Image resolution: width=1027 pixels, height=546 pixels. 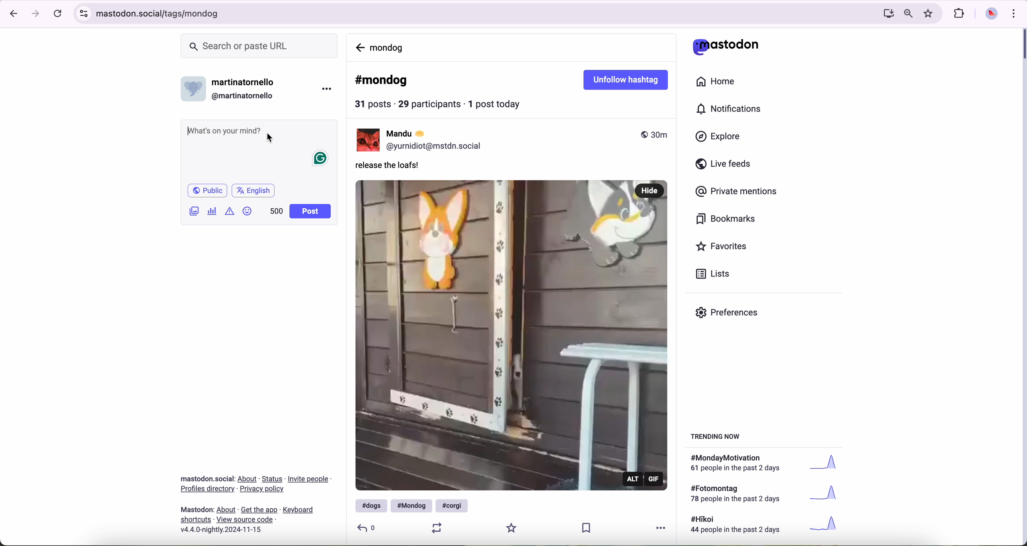 I want to click on version, so click(x=221, y=530).